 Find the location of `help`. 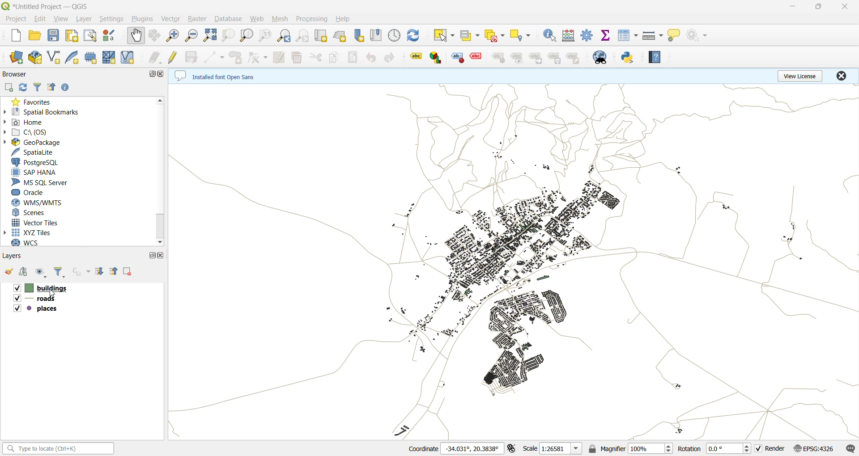

help is located at coordinates (655, 57).